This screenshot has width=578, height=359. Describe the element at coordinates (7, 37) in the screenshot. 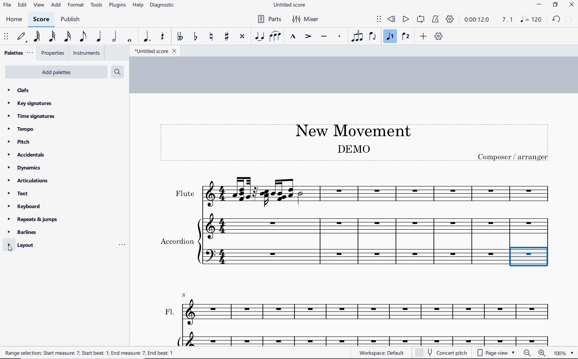

I see `select to move` at that location.